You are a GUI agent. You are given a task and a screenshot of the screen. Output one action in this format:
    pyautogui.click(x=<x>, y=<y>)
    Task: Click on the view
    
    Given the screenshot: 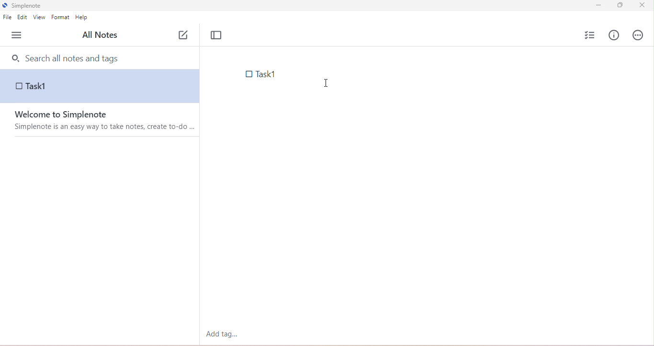 What is the action you would take?
    pyautogui.click(x=39, y=18)
    